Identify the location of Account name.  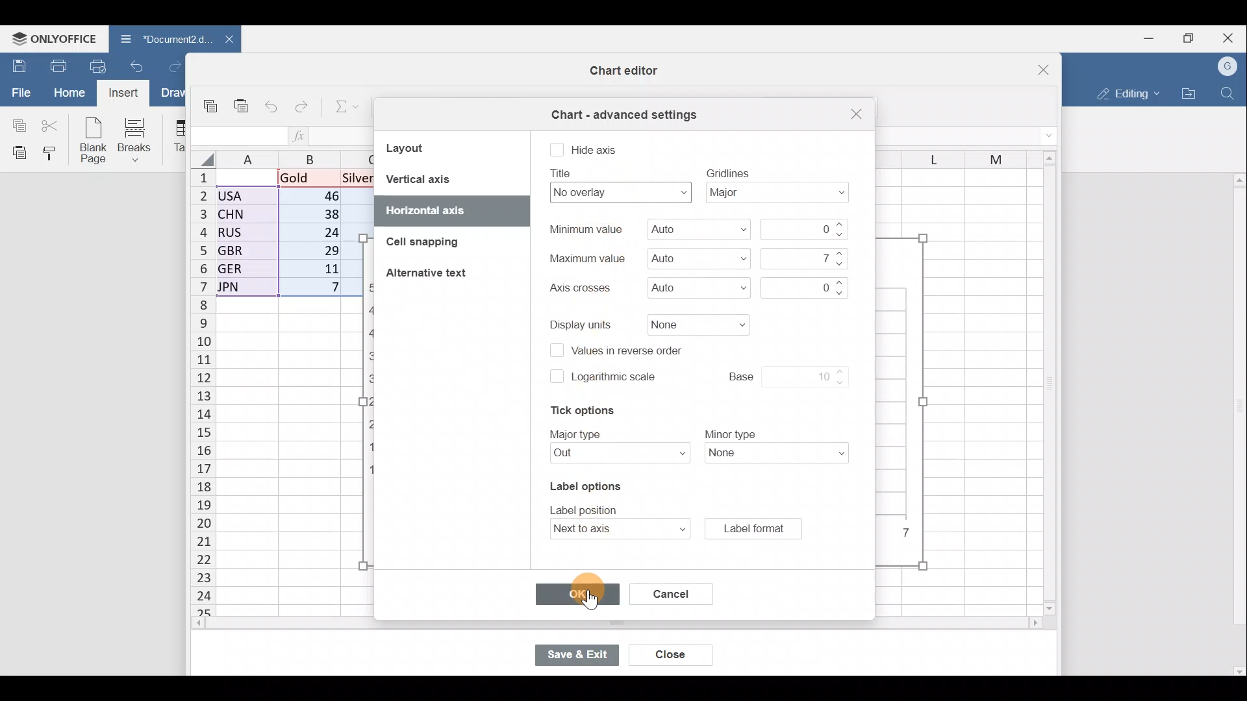
(1229, 65).